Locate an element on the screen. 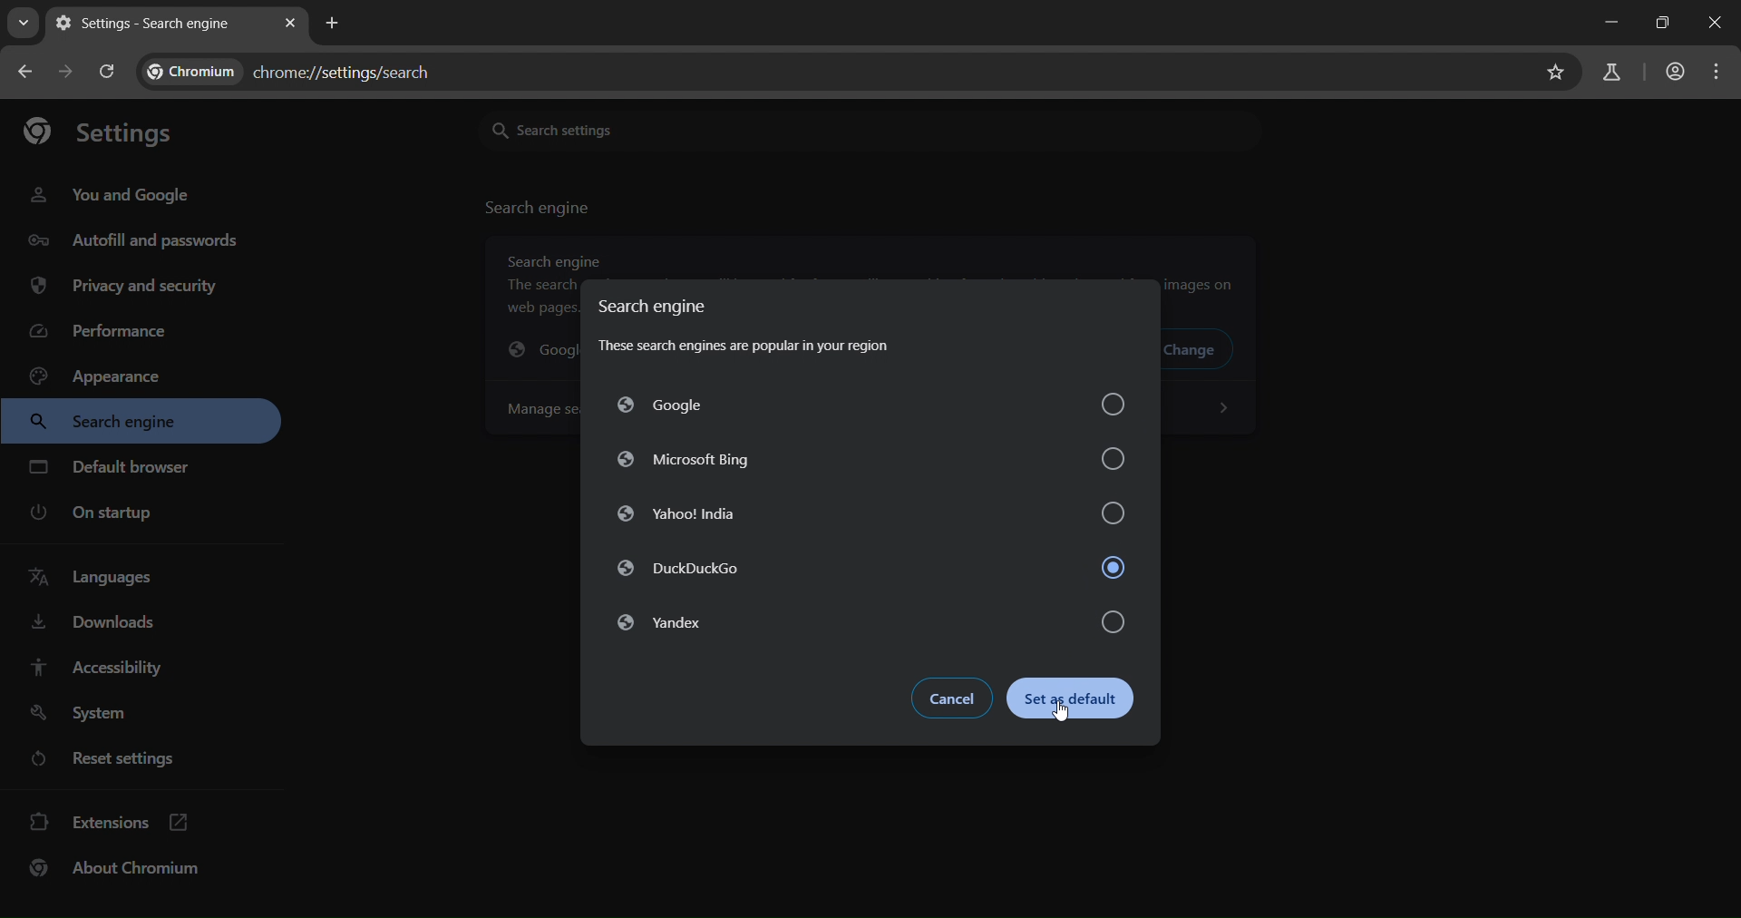 The image size is (1741, 918). search engine is located at coordinates (540, 208).